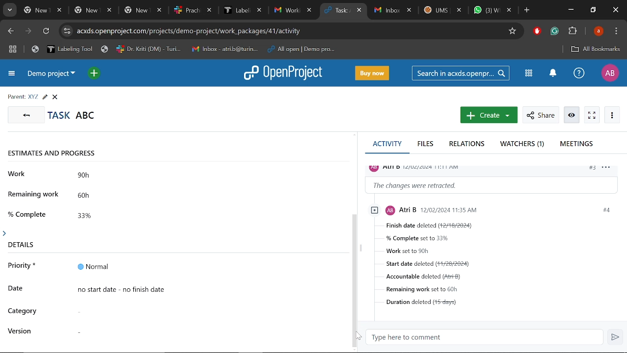  Describe the element at coordinates (19, 288) in the screenshot. I see `date` at that location.